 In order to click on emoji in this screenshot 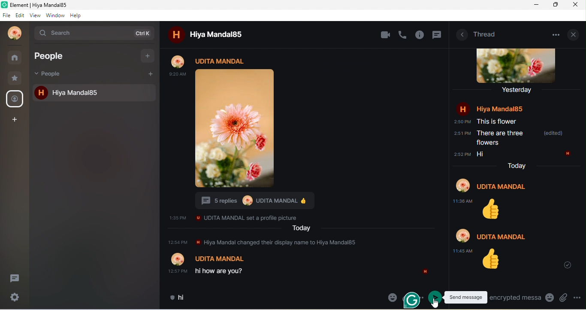, I will do `click(549, 298)`.